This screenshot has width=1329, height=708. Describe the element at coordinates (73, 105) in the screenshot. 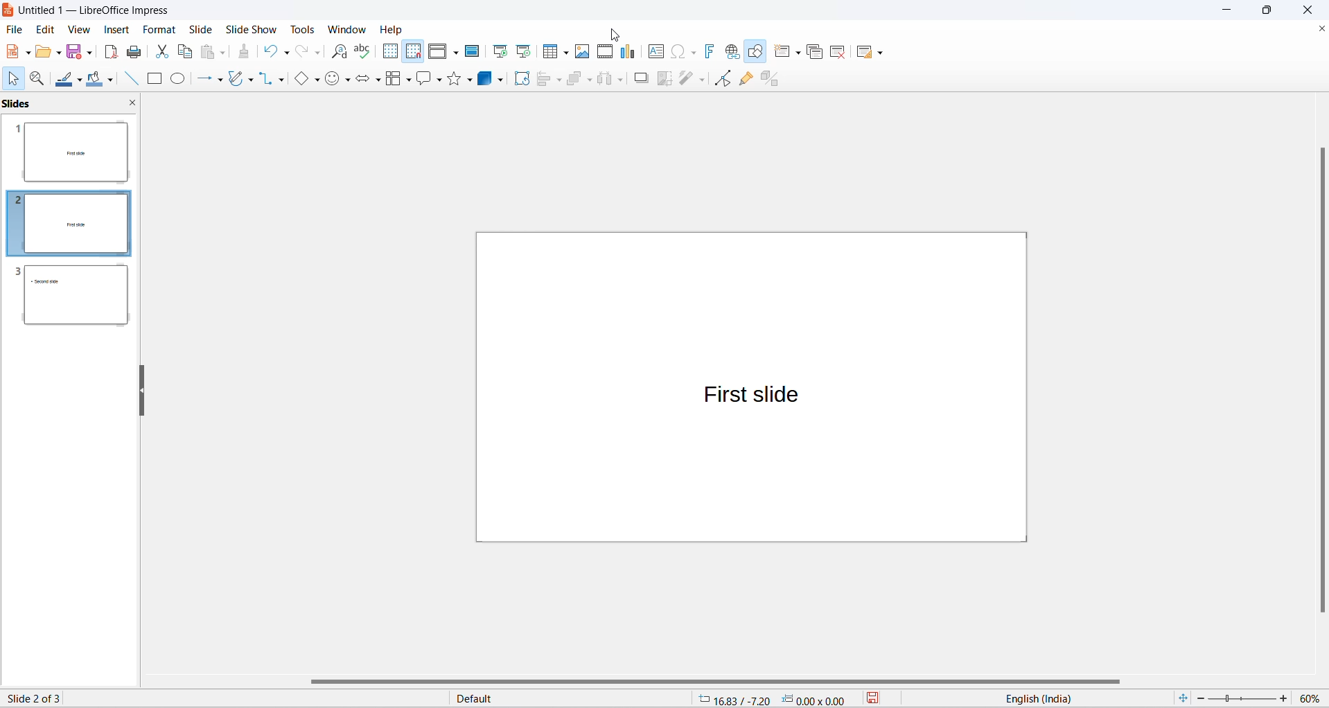

I see `slides and close slide icon` at that location.